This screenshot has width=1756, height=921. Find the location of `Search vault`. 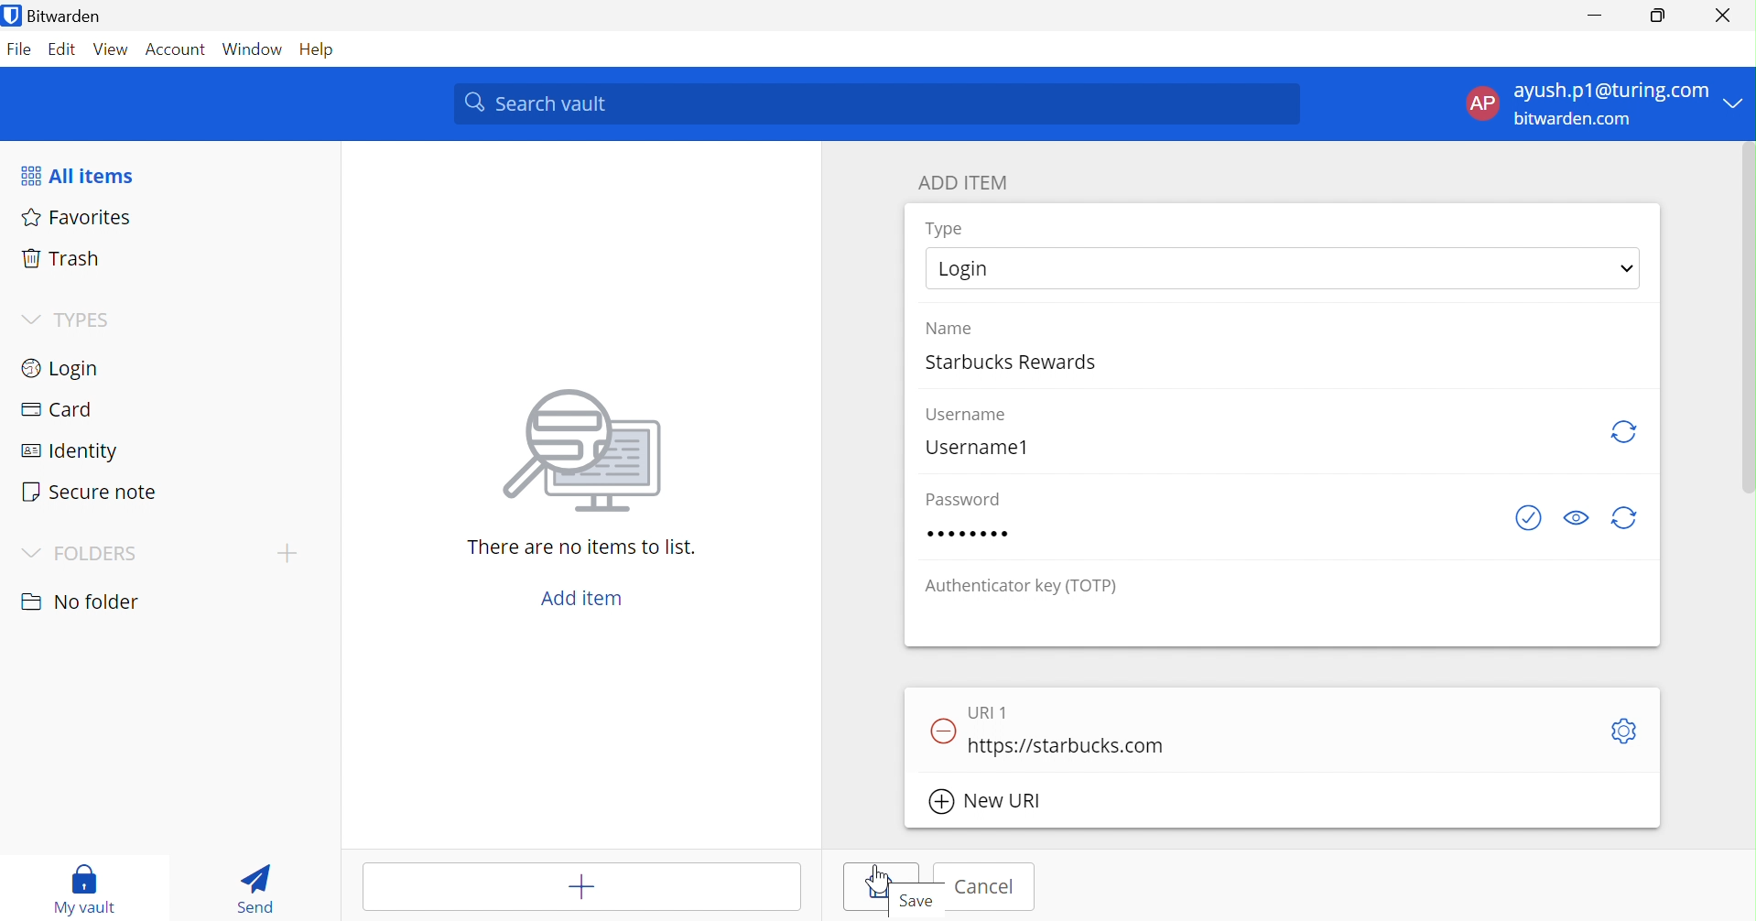

Search vault is located at coordinates (876, 104).